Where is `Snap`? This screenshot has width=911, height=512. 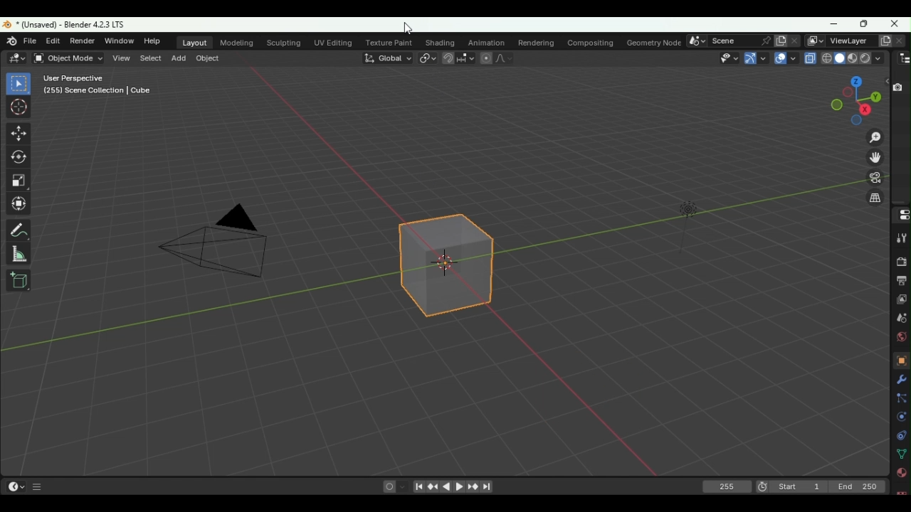 Snap is located at coordinates (447, 59).